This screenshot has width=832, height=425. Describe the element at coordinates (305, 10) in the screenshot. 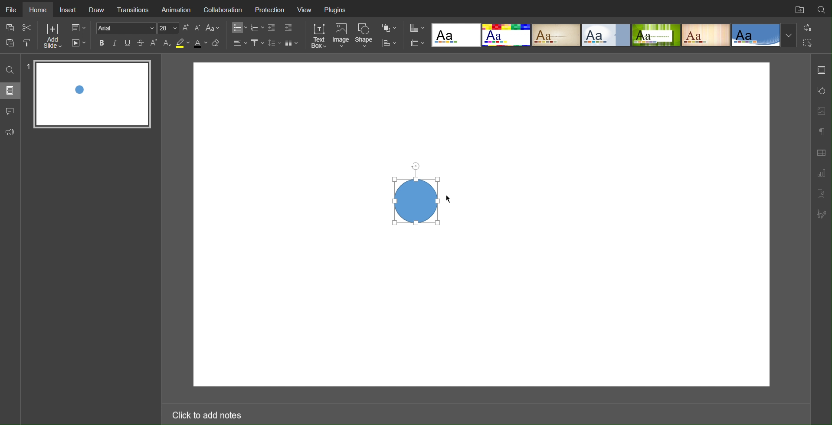

I see `View` at that location.